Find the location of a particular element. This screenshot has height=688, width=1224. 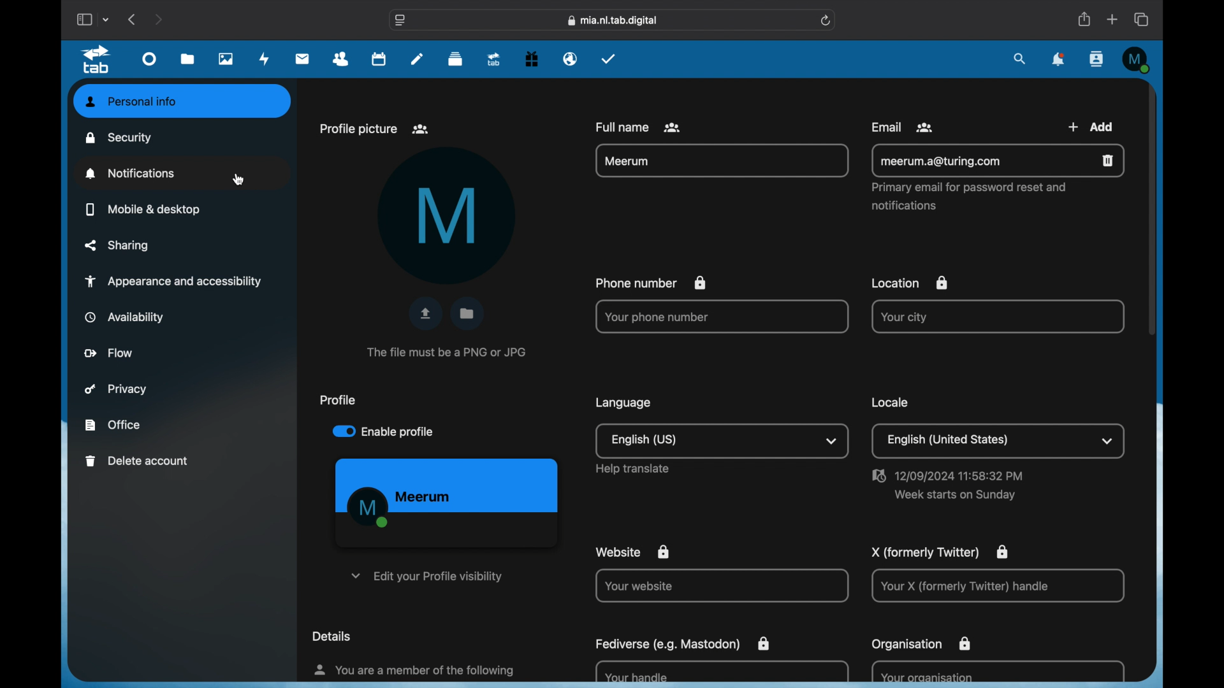

phone number is located at coordinates (653, 283).